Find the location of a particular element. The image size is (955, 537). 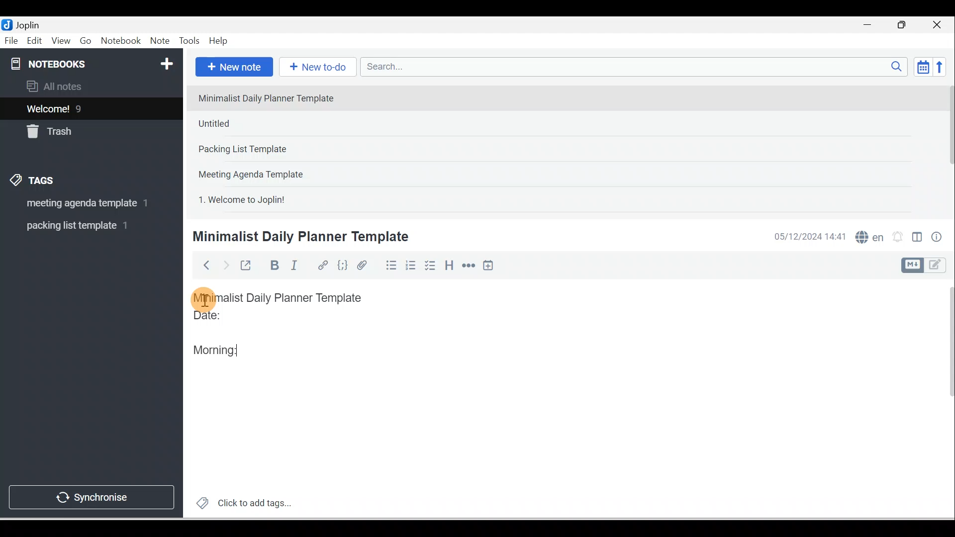

Minimise is located at coordinates (870, 26).